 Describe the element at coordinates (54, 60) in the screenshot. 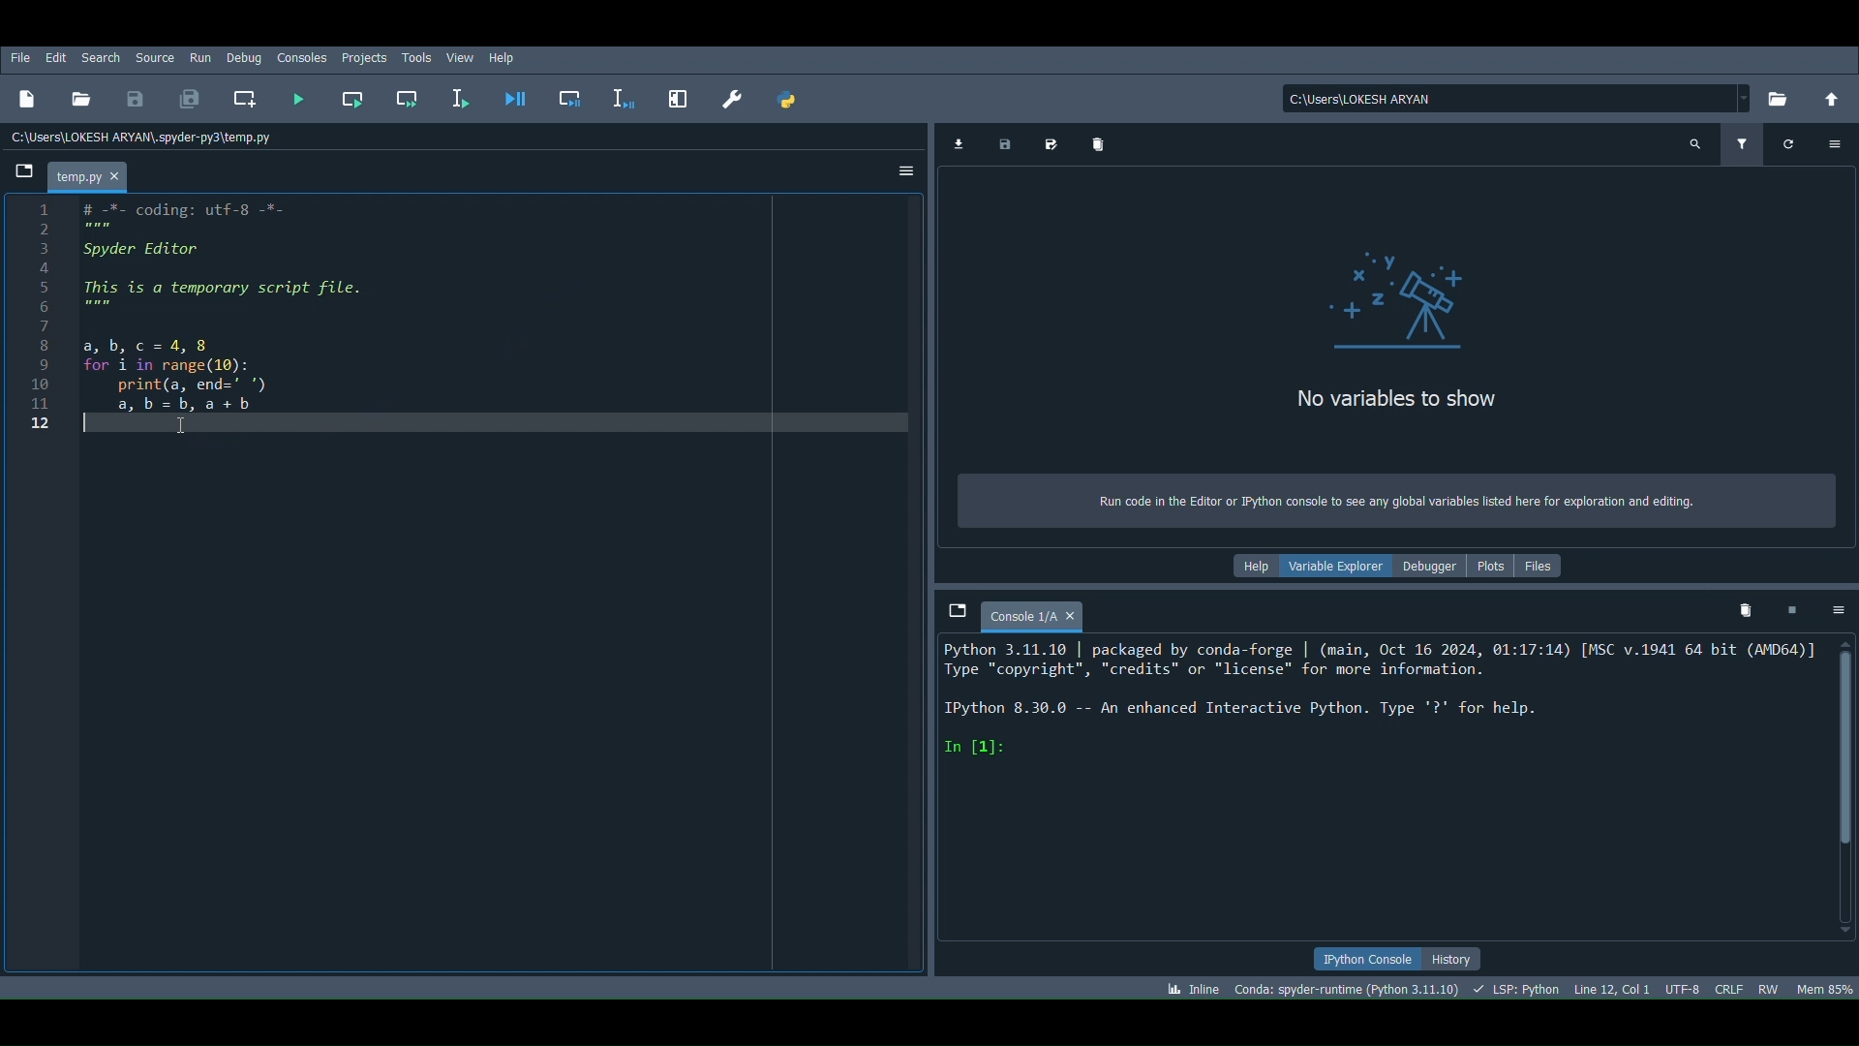

I see `Edit` at that location.